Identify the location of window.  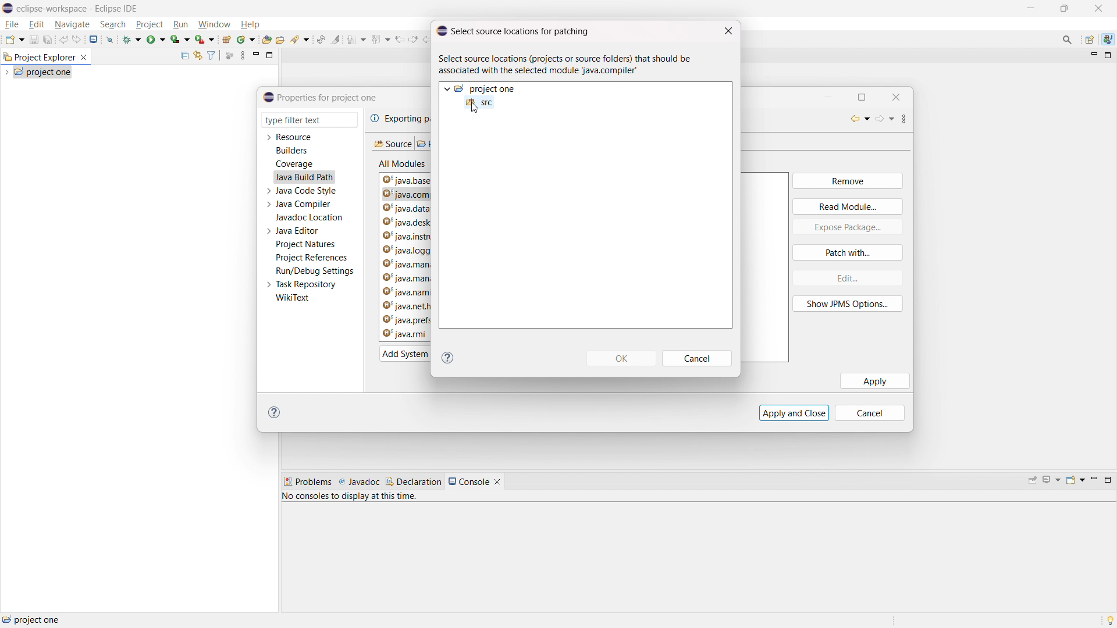
(214, 25).